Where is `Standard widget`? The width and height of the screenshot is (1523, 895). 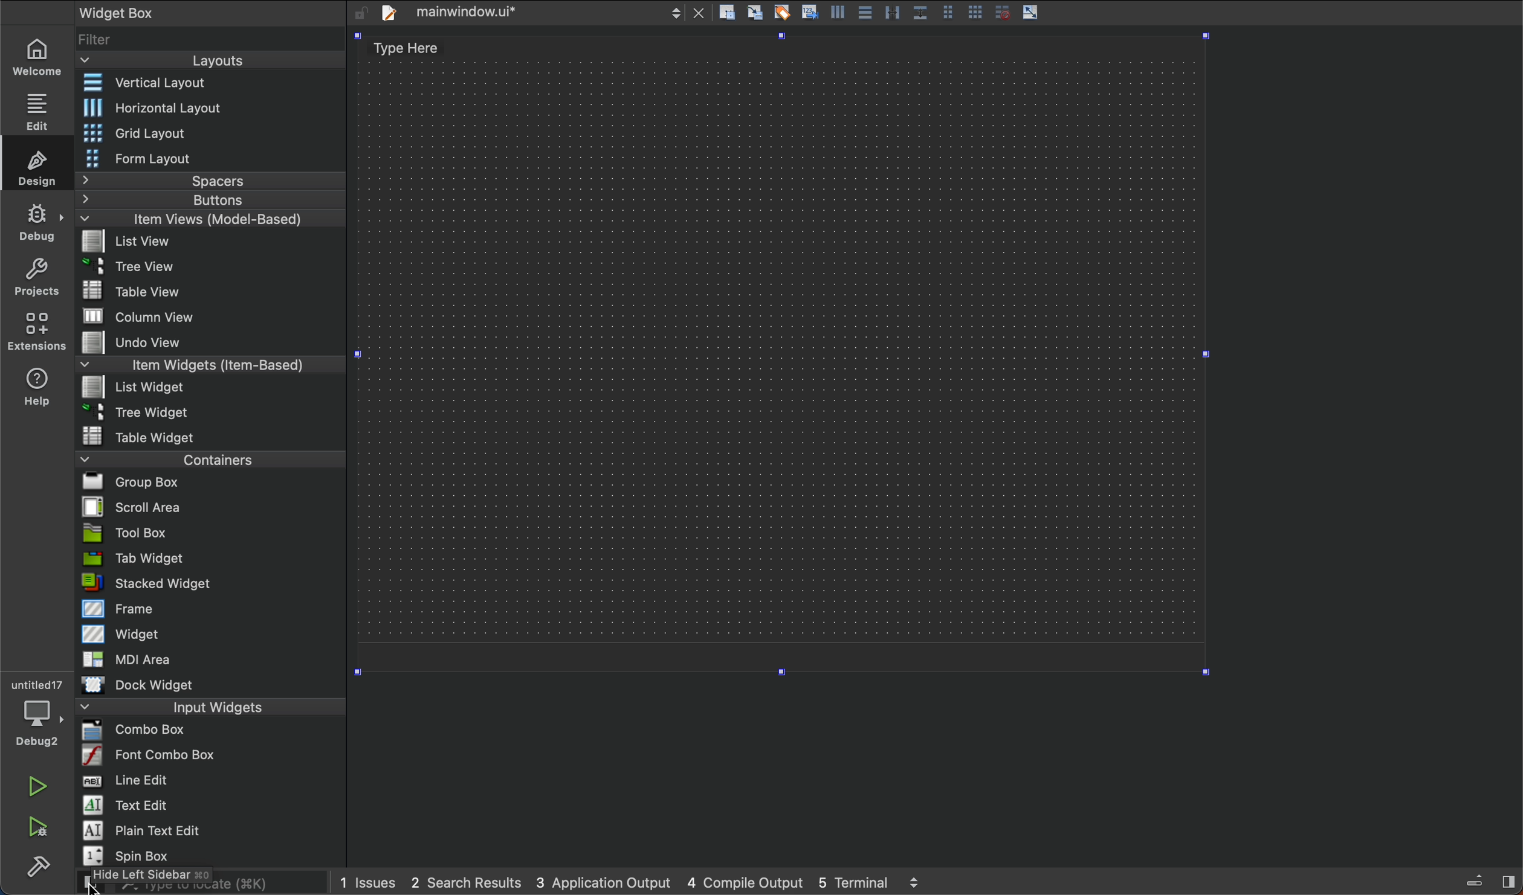
Standard widget is located at coordinates (146, 585).